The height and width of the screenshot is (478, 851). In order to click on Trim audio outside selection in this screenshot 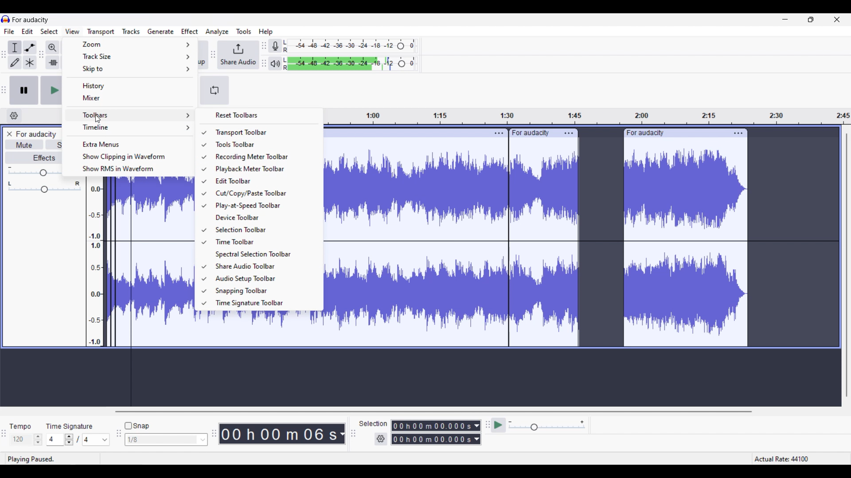, I will do `click(53, 62)`.